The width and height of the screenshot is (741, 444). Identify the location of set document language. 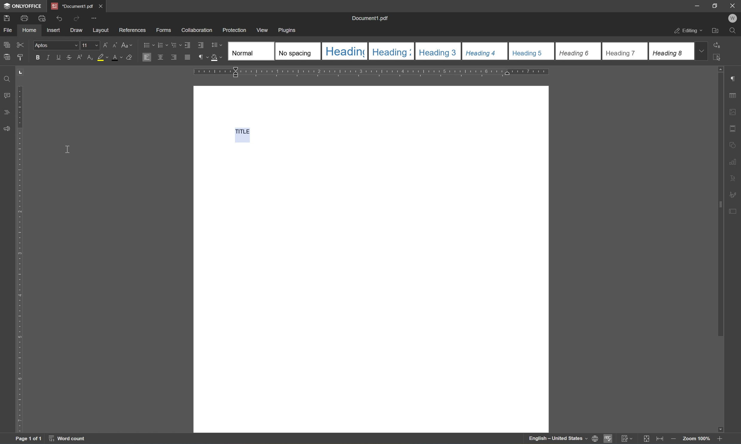
(563, 439).